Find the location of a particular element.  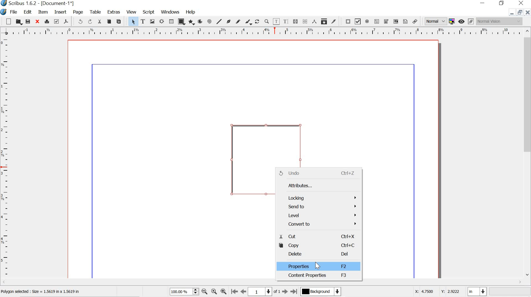

text frame is located at coordinates (143, 21).